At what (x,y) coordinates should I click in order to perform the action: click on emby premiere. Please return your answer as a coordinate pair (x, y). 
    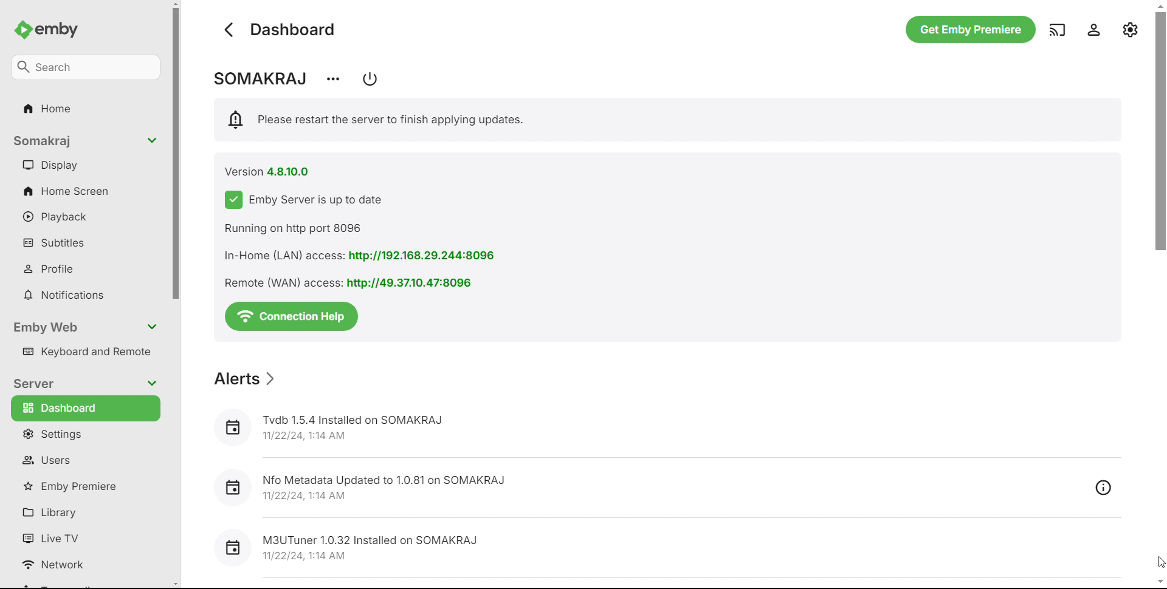
    Looking at the image, I should click on (83, 485).